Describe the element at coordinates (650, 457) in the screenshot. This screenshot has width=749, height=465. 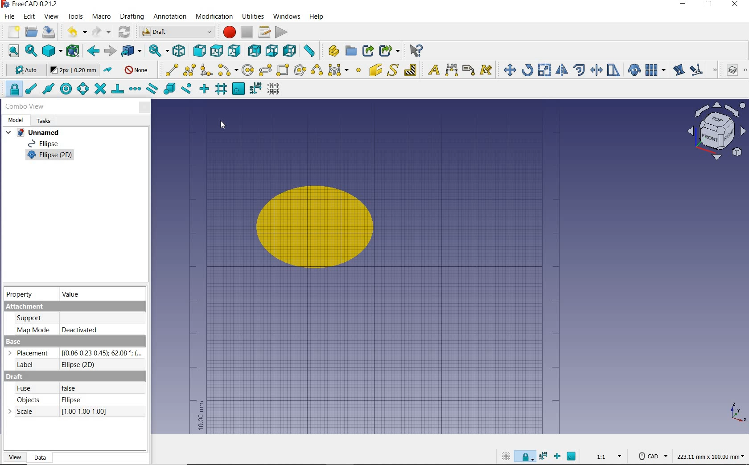
I see `CAD Navigation Style` at that location.